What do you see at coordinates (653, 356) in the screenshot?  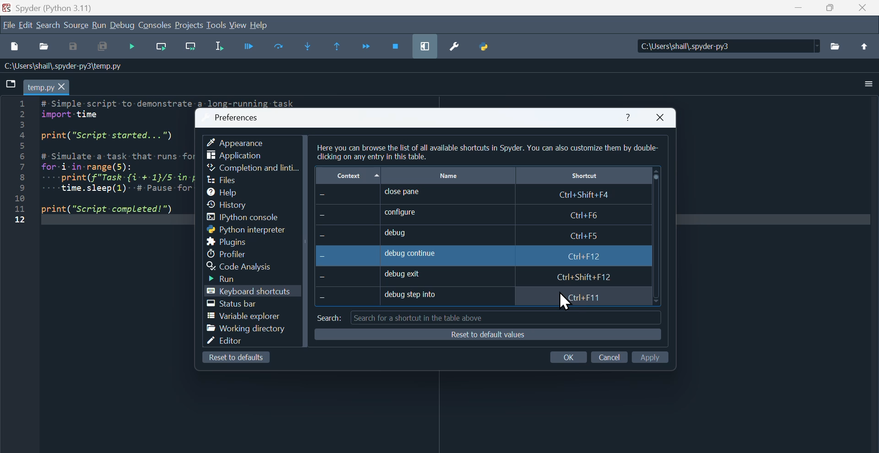 I see `` at bounding box center [653, 356].